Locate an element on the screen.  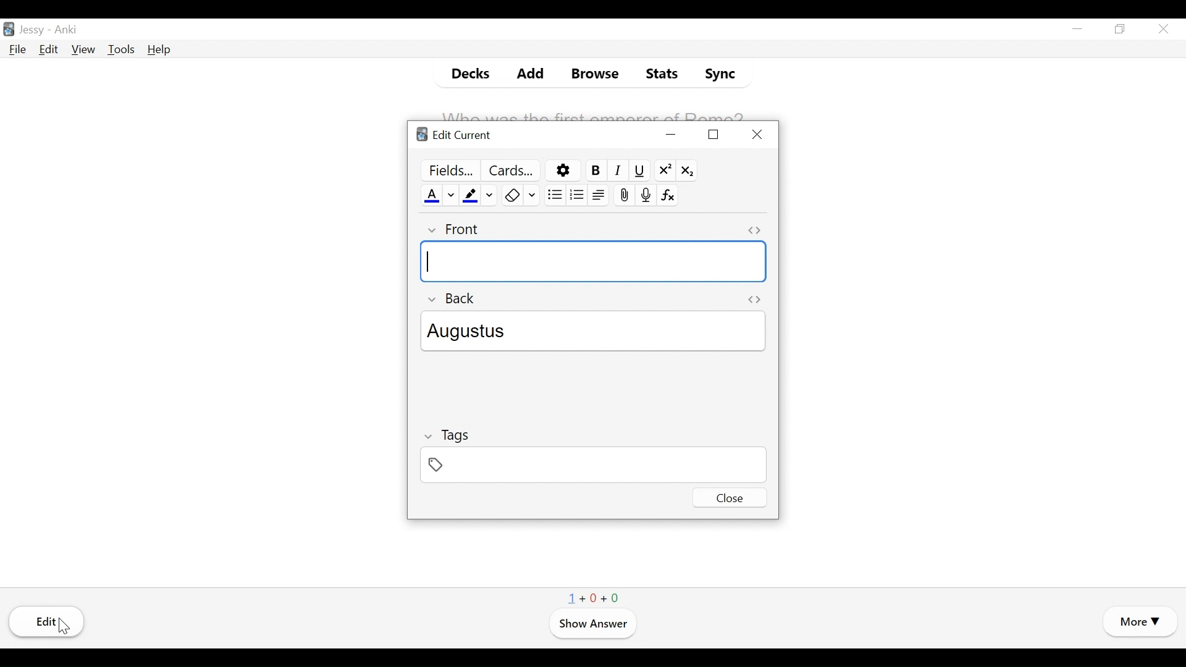
Equations is located at coordinates (668, 195).